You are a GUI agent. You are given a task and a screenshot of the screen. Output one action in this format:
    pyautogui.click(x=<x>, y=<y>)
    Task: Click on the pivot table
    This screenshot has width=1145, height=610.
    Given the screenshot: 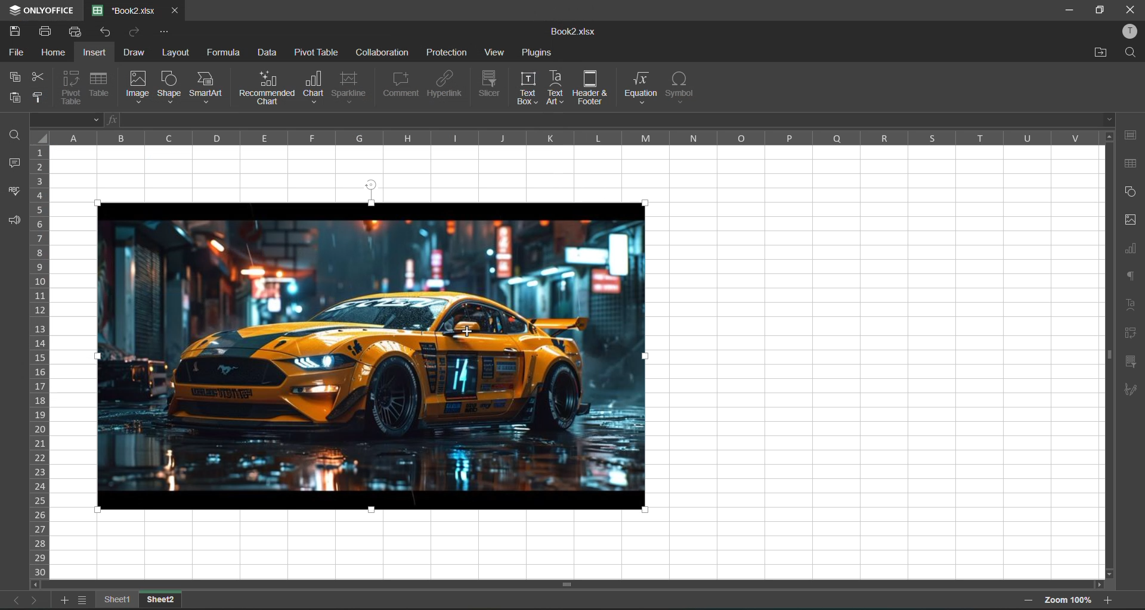 What is the action you would take?
    pyautogui.click(x=73, y=89)
    